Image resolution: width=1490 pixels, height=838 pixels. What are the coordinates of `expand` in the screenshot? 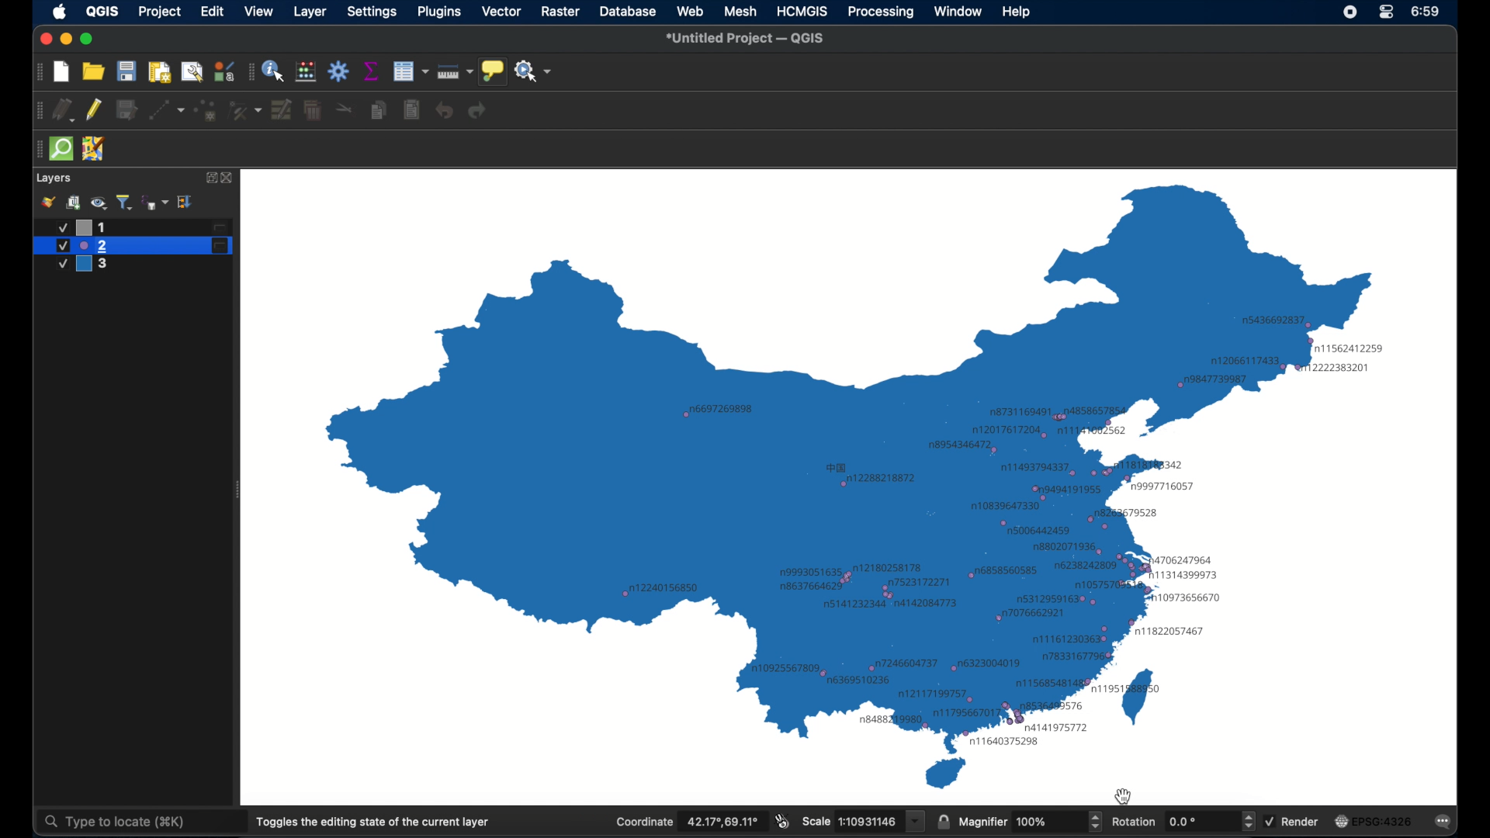 It's located at (186, 203).